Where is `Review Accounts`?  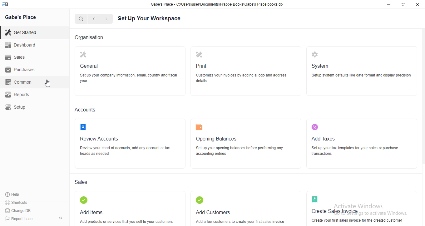
Review Accounts is located at coordinates (100, 139).